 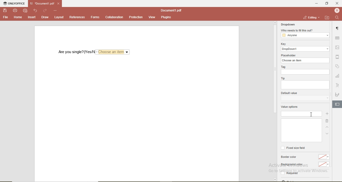 I want to click on print, so click(x=16, y=11).